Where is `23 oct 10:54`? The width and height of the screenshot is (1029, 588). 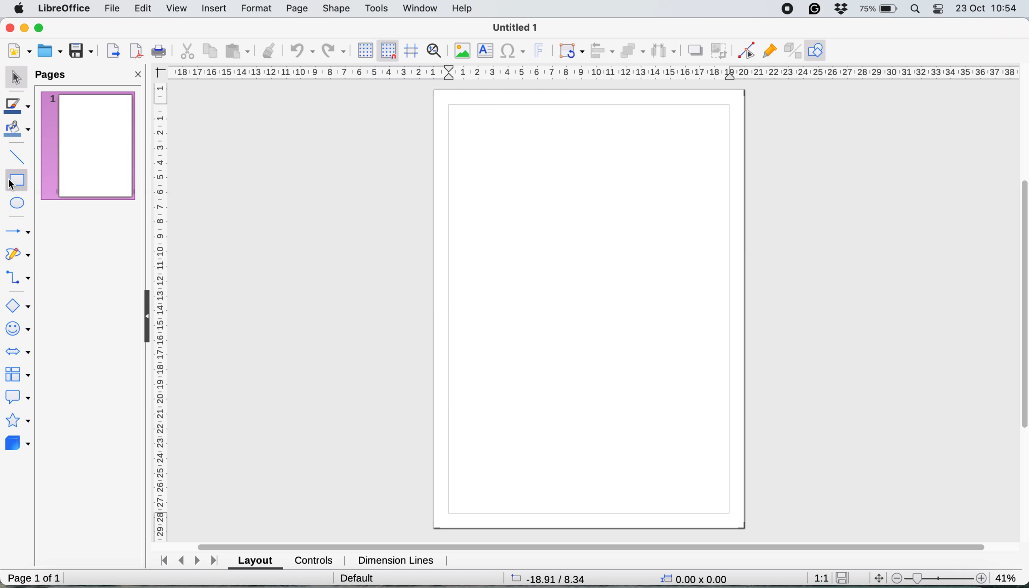 23 oct 10:54 is located at coordinates (987, 8).